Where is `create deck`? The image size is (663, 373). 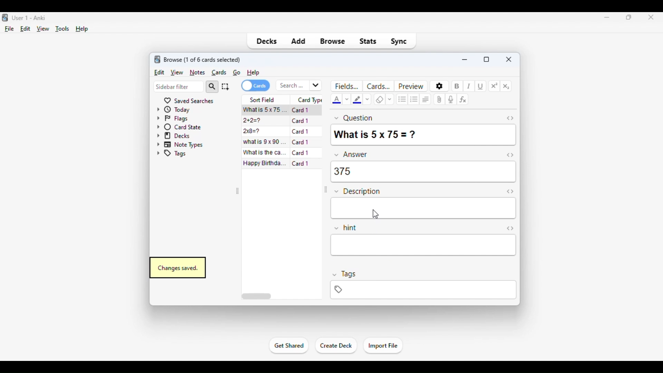 create deck is located at coordinates (336, 346).